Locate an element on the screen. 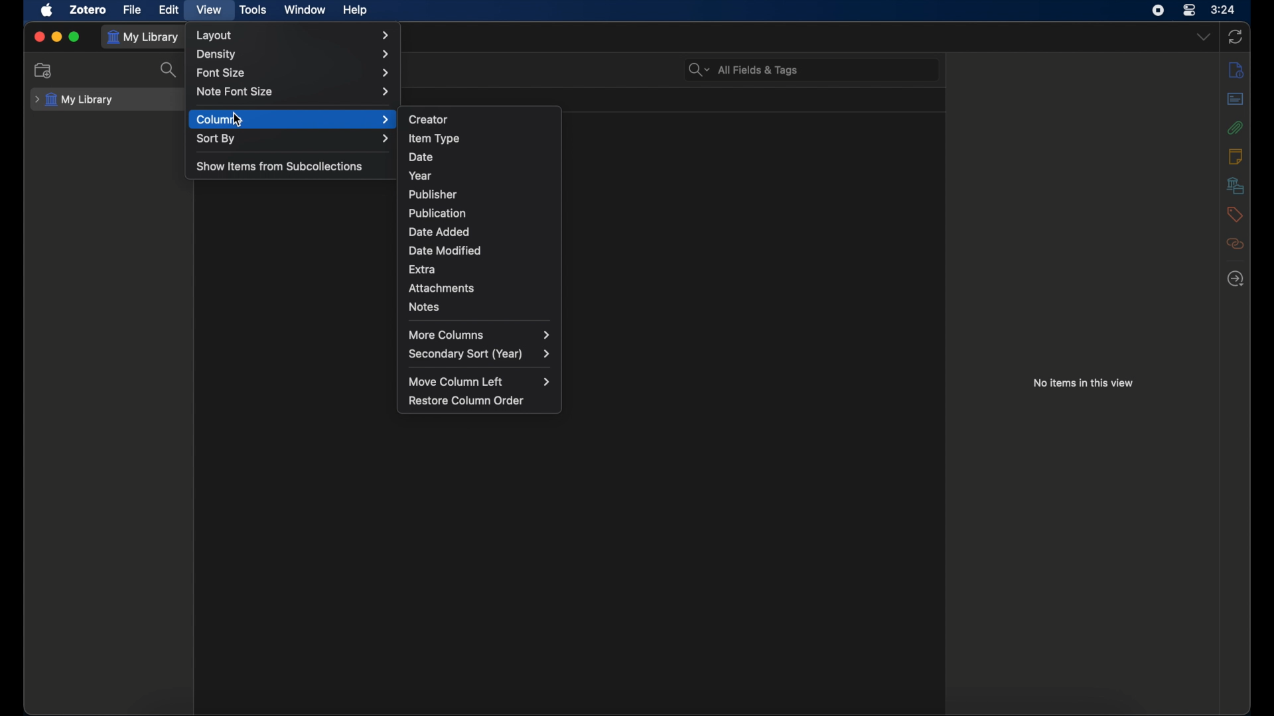 This screenshot has height=716, width=1274. show items from sub collections is located at coordinates (279, 167).